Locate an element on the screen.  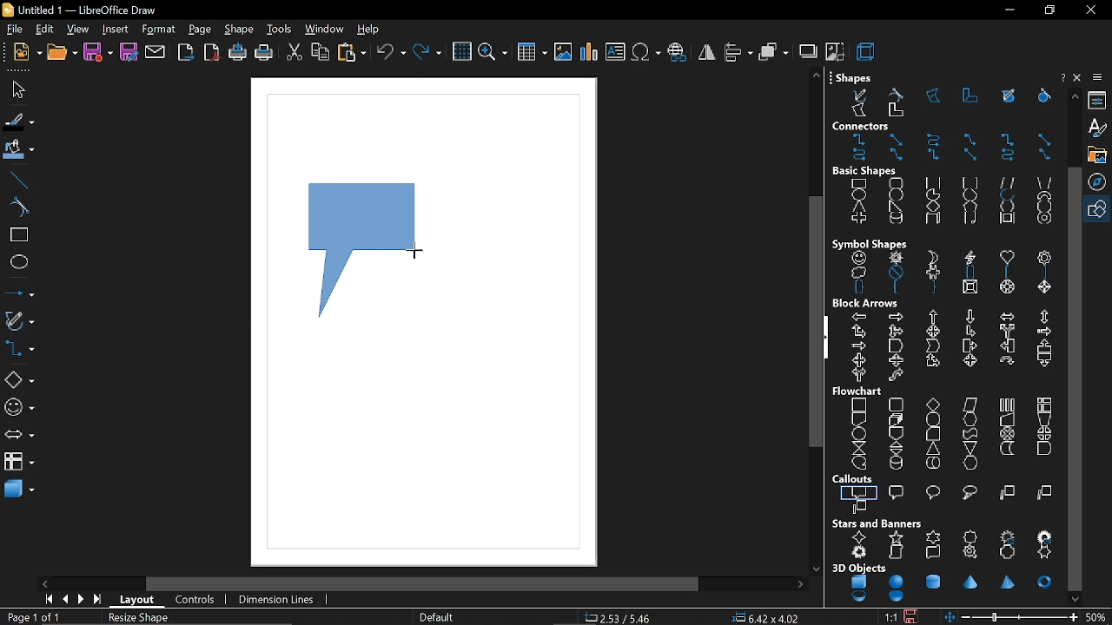
open is located at coordinates (61, 55).